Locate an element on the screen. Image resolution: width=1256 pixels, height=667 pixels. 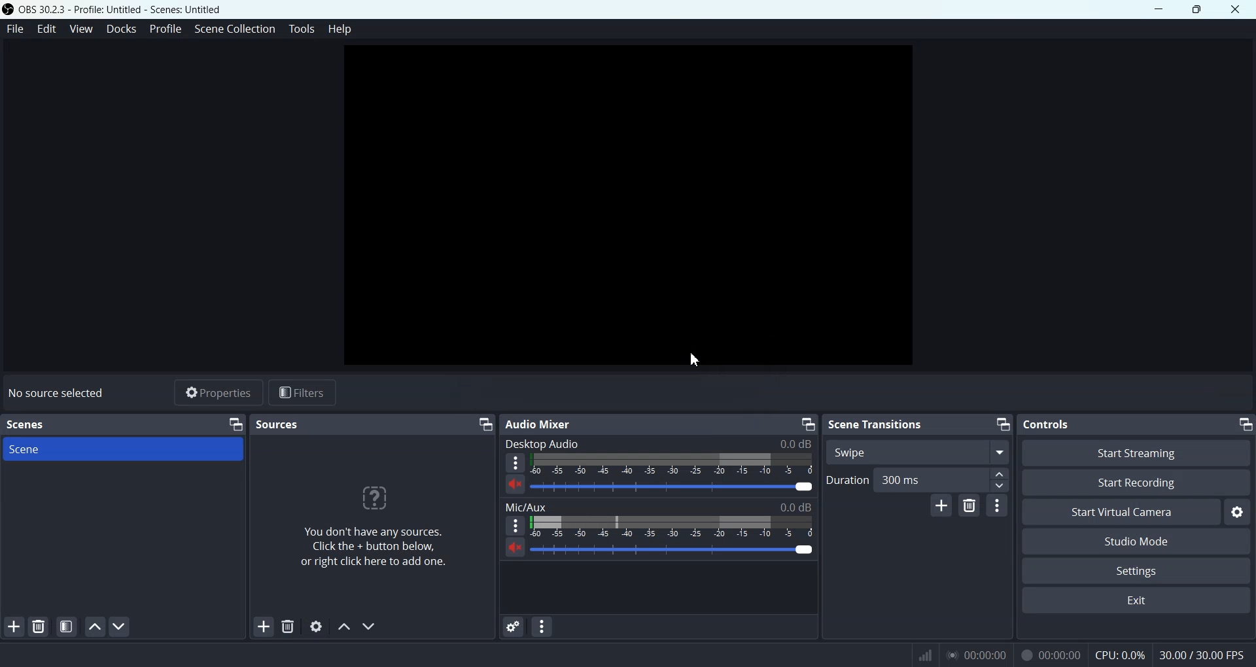
Volume Adjuster is located at coordinates (672, 549).